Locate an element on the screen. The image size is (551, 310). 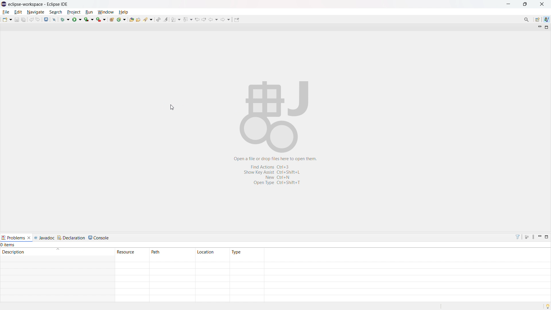
forward is located at coordinates (225, 19).